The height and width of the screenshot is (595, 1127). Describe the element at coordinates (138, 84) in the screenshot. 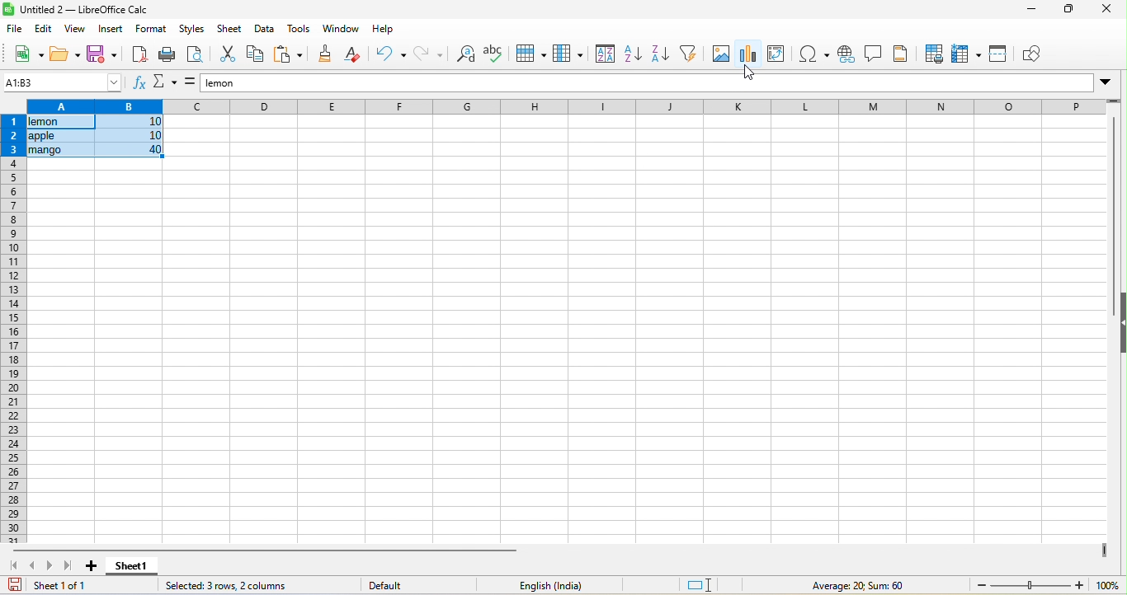

I see `function wizard` at that location.